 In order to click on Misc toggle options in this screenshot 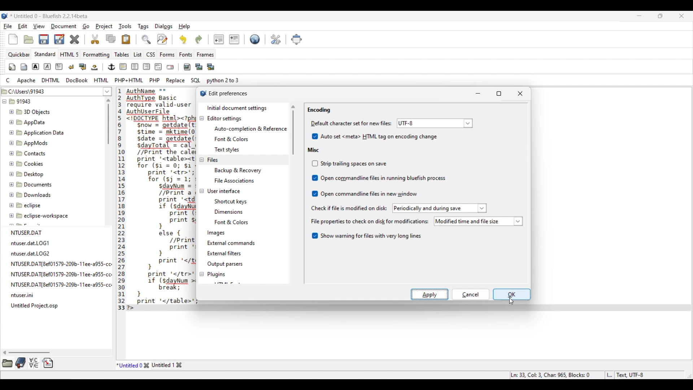, I will do `click(385, 179)`.